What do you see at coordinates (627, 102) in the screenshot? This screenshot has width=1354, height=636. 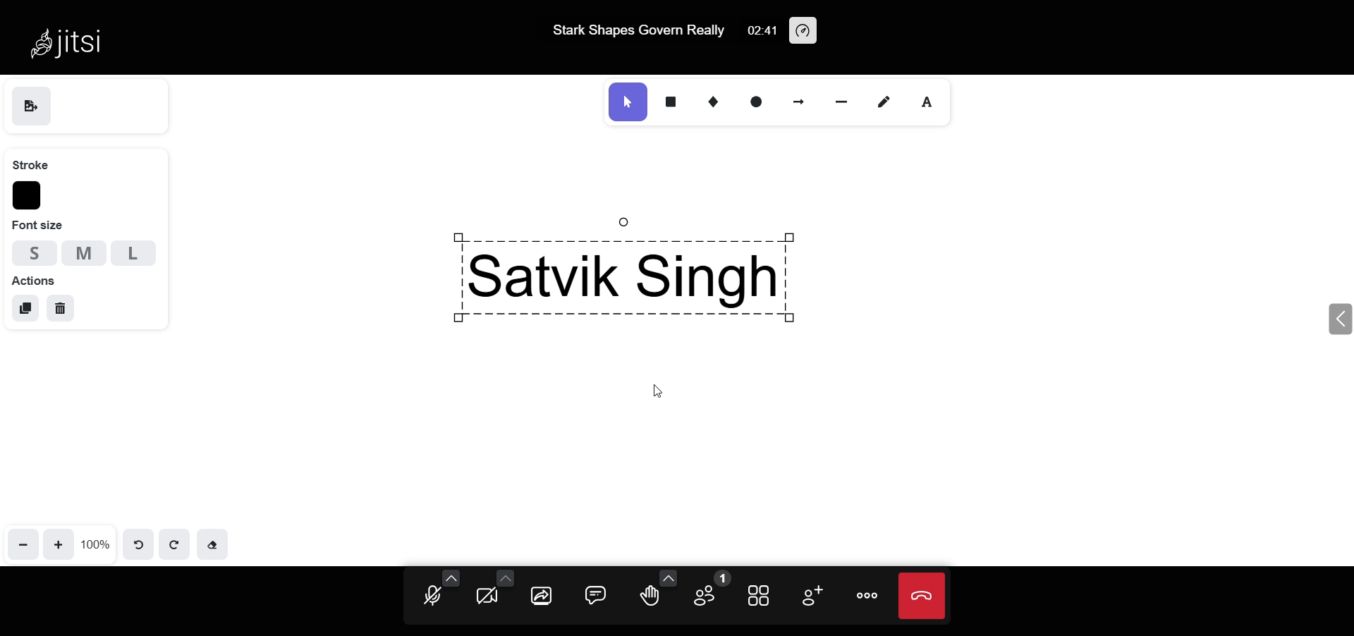 I see `select` at bounding box center [627, 102].